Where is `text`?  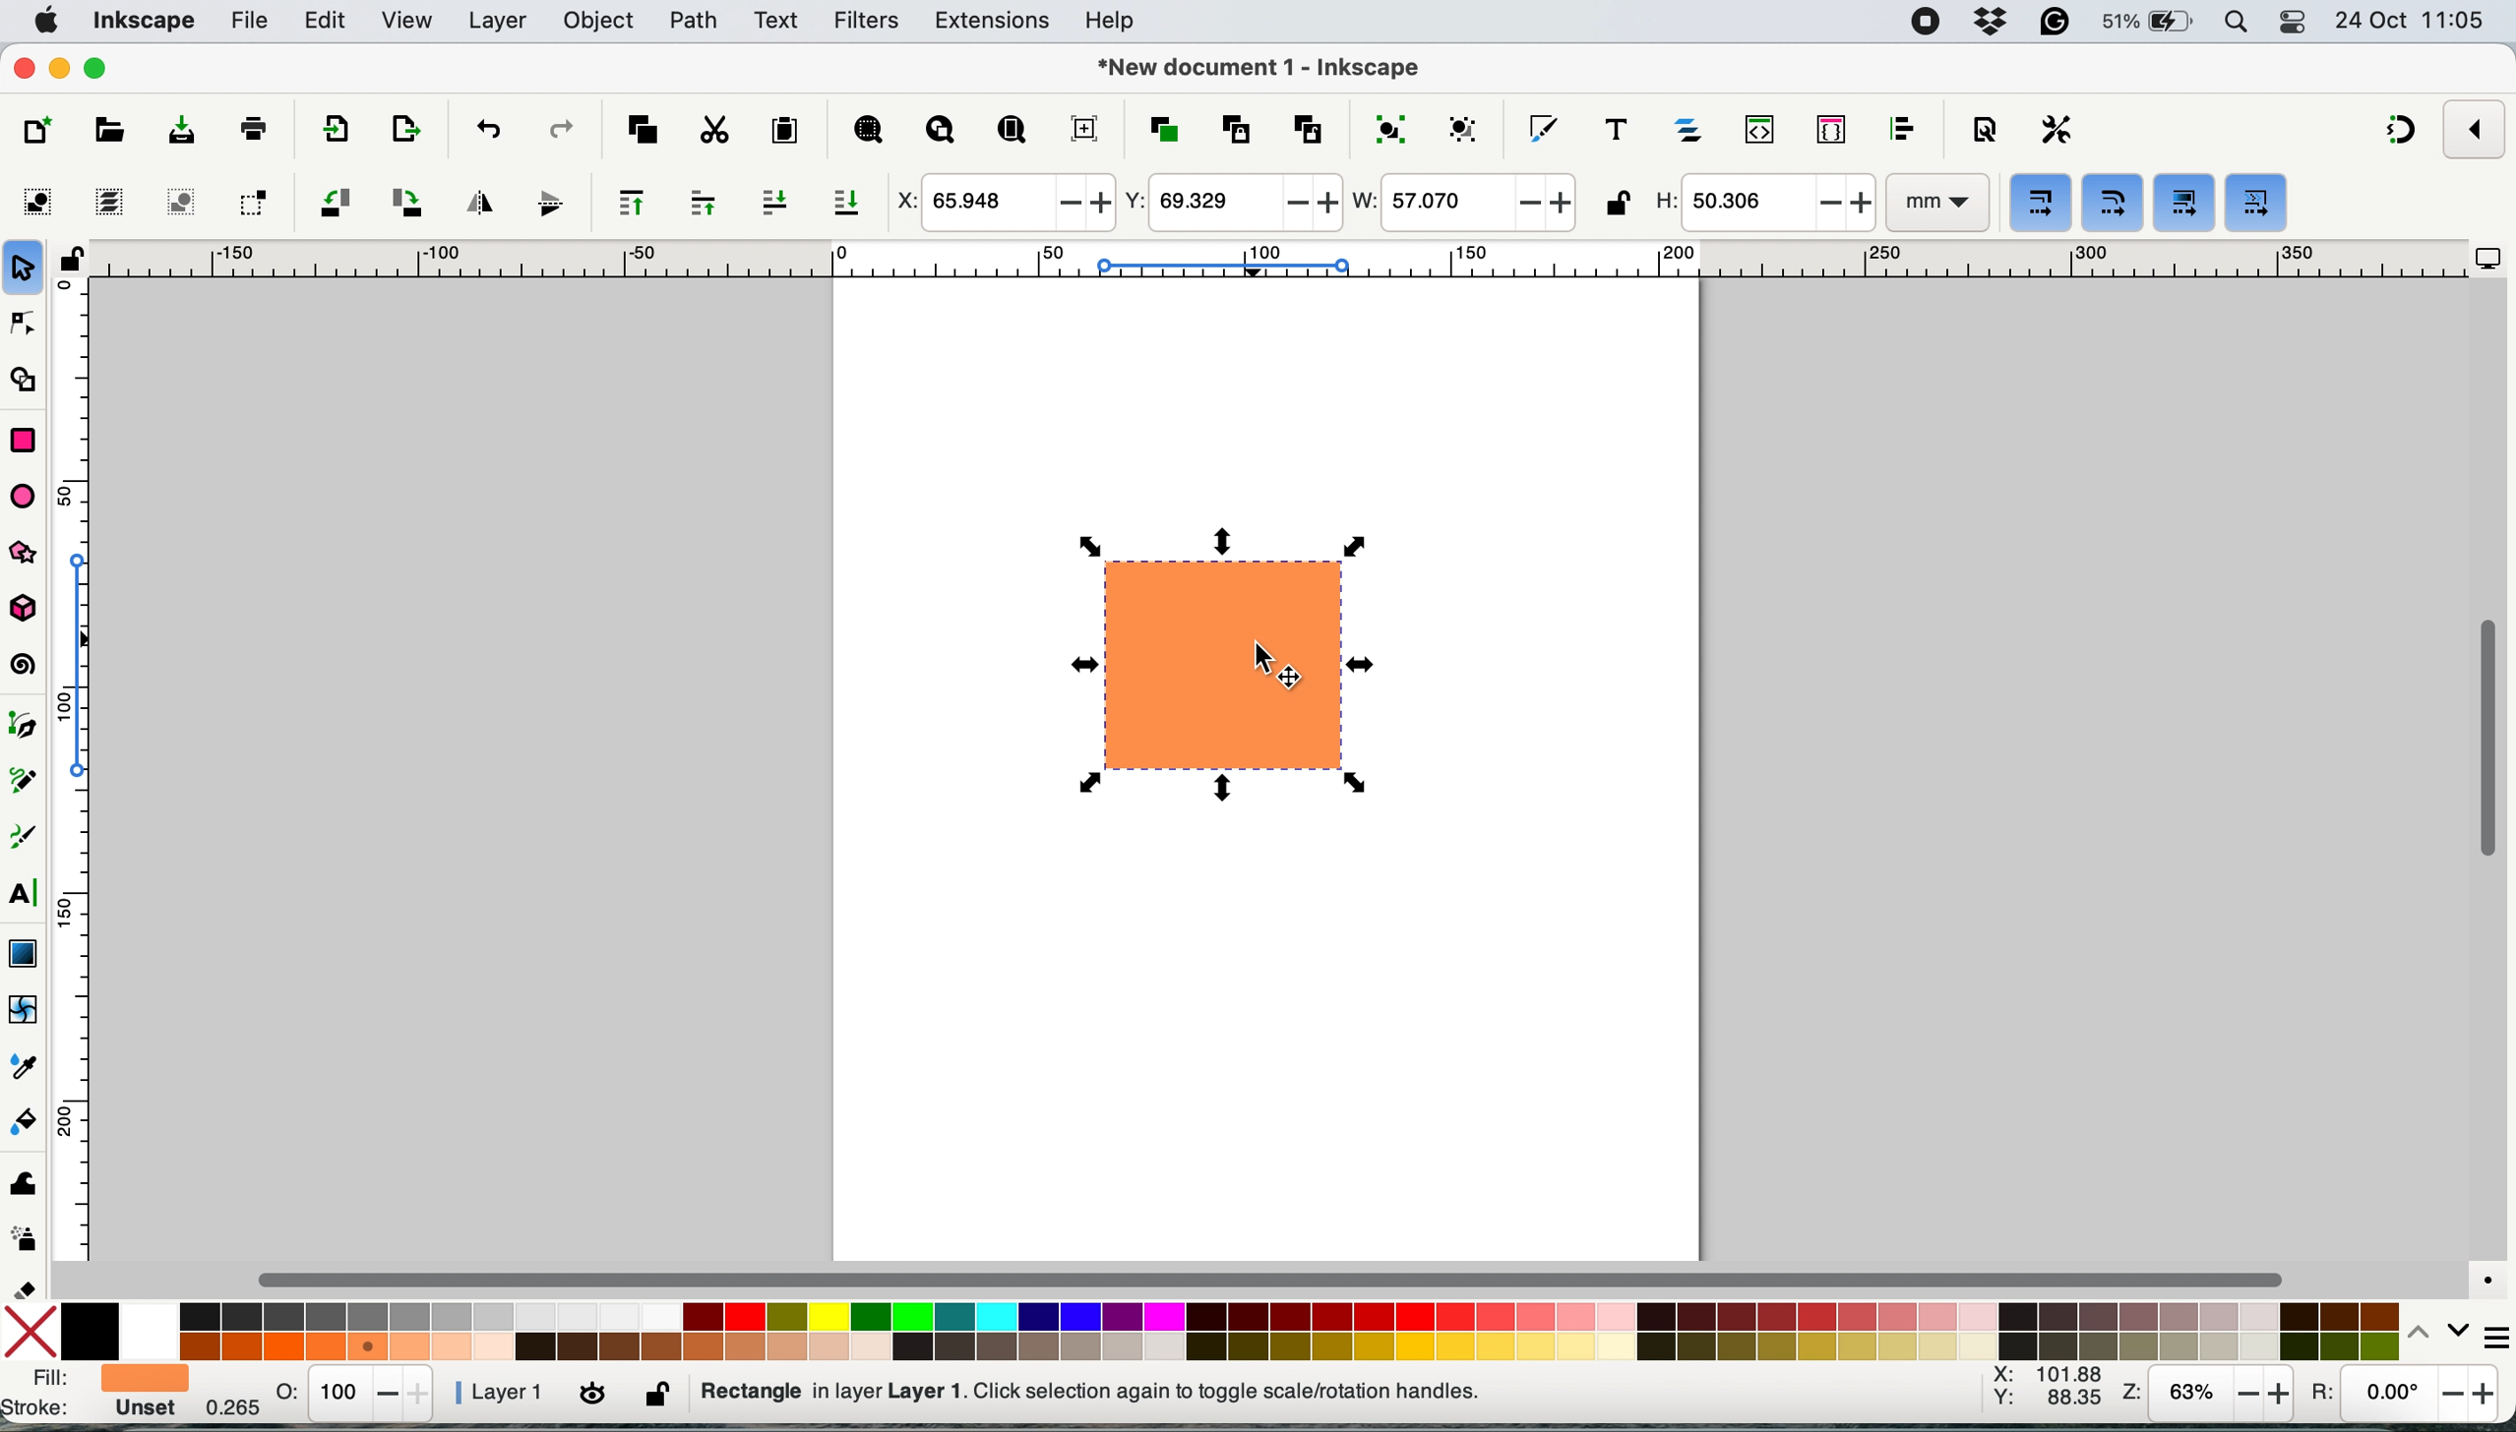 text is located at coordinates (777, 21).